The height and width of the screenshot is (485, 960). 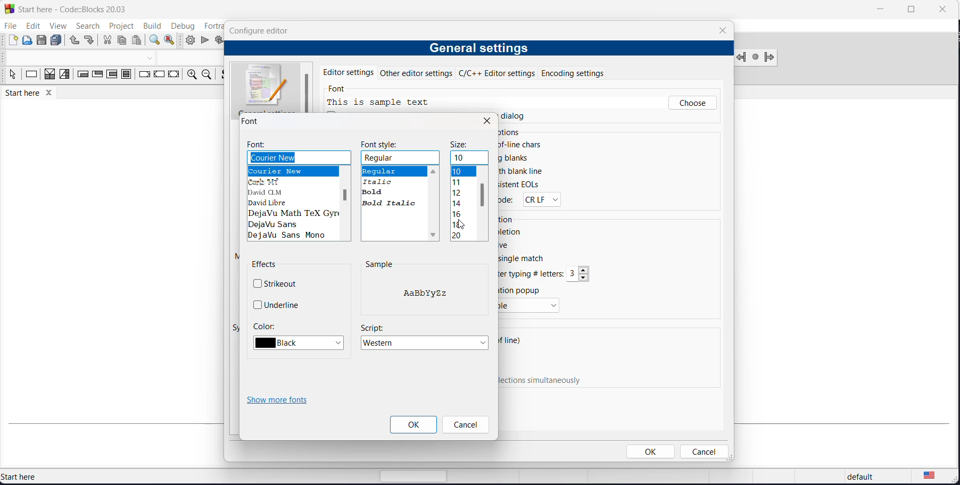 What do you see at coordinates (418, 73) in the screenshot?
I see `other editor settings` at bounding box center [418, 73].